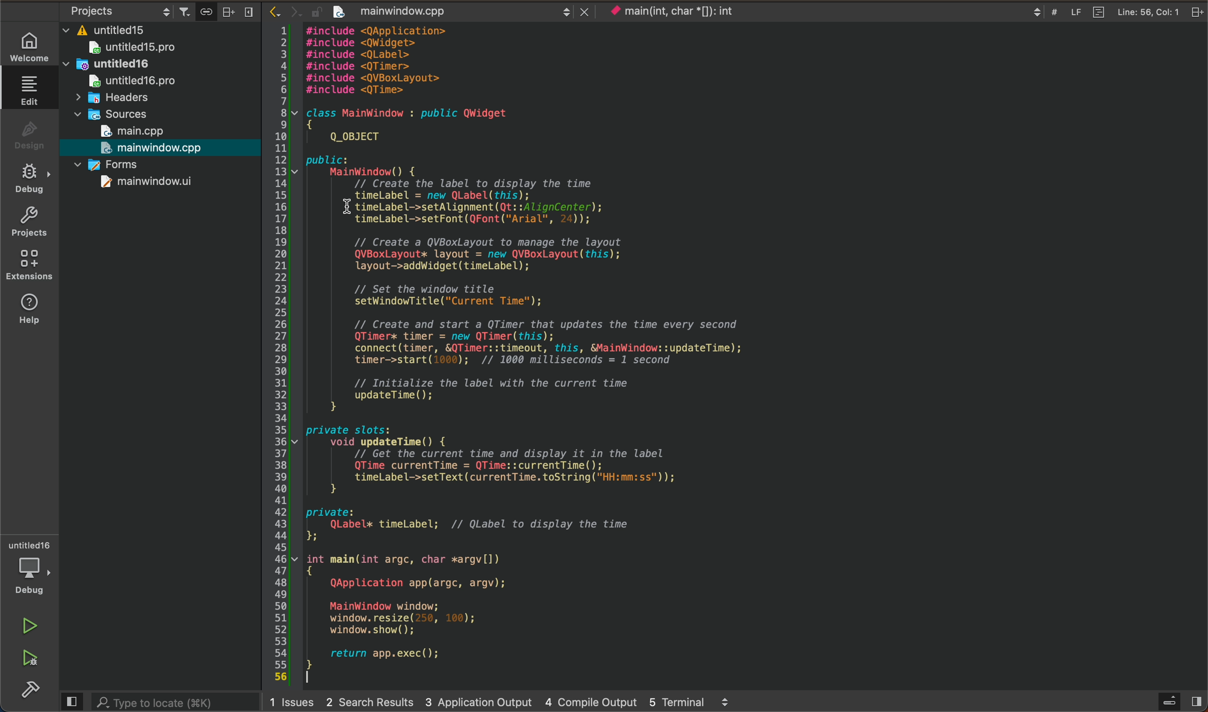 The width and height of the screenshot is (1208, 712). What do you see at coordinates (123, 83) in the screenshot?
I see `untitled16.pro` at bounding box center [123, 83].